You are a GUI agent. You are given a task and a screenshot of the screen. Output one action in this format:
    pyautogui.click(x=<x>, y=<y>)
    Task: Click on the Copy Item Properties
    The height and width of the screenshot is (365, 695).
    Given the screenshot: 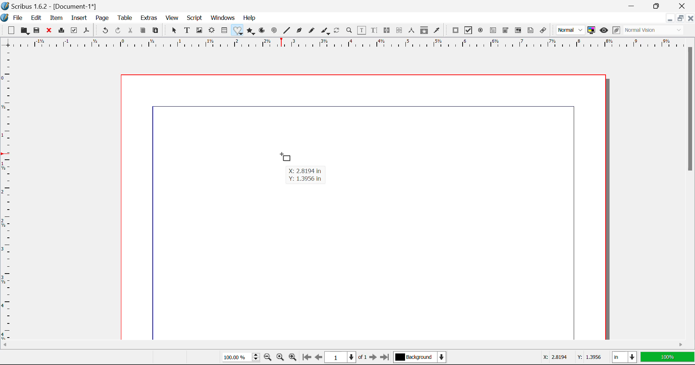 What is the action you would take?
    pyautogui.click(x=426, y=31)
    